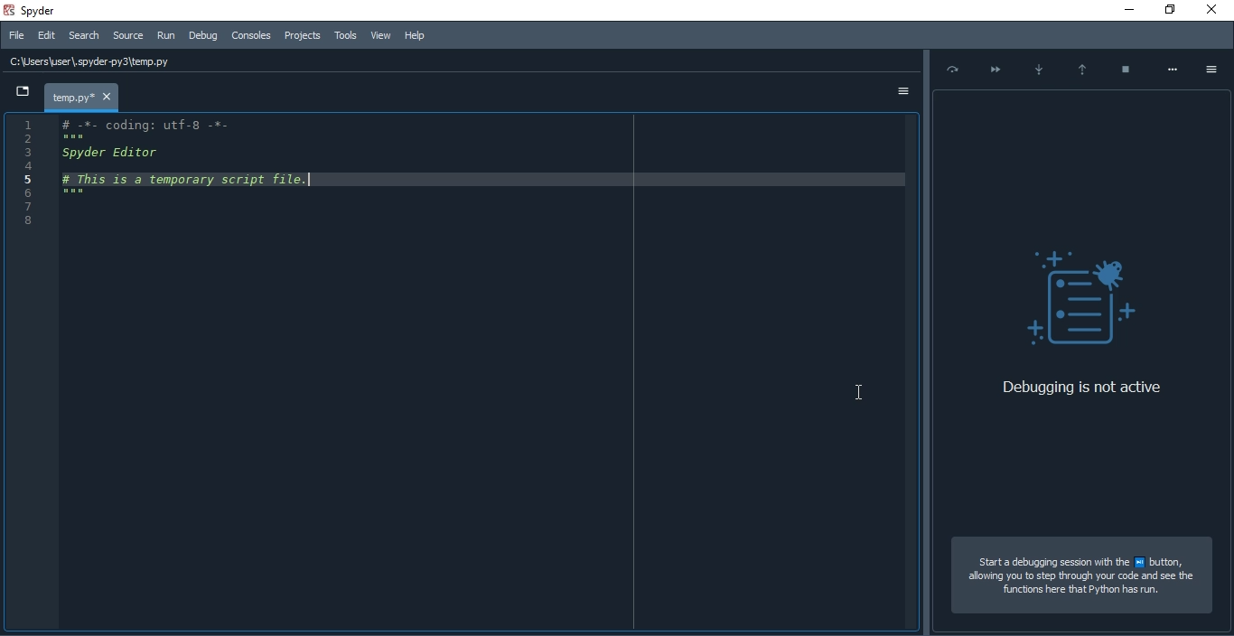 The height and width of the screenshot is (636, 1234). What do you see at coordinates (249, 35) in the screenshot?
I see `Consoles` at bounding box center [249, 35].